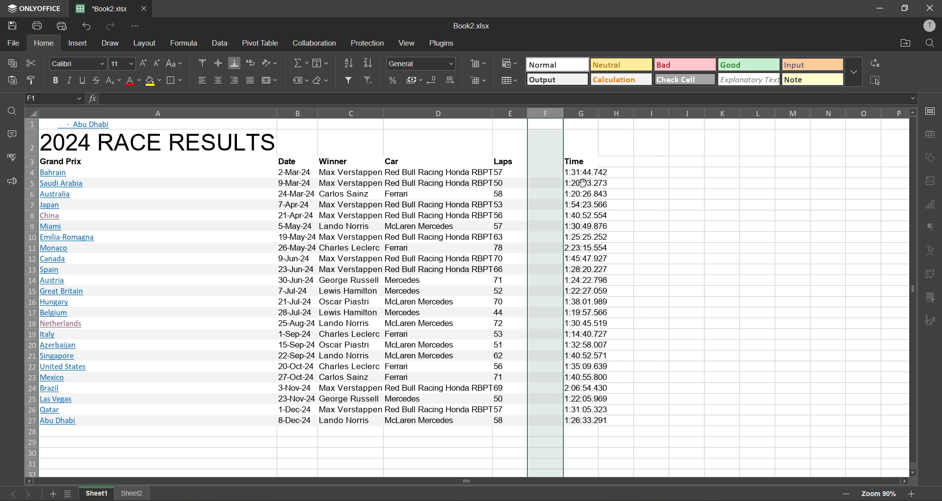 The height and width of the screenshot is (501, 942). What do you see at coordinates (557, 64) in the screenshot?
I see `normal` at bounding box center [557, 64].